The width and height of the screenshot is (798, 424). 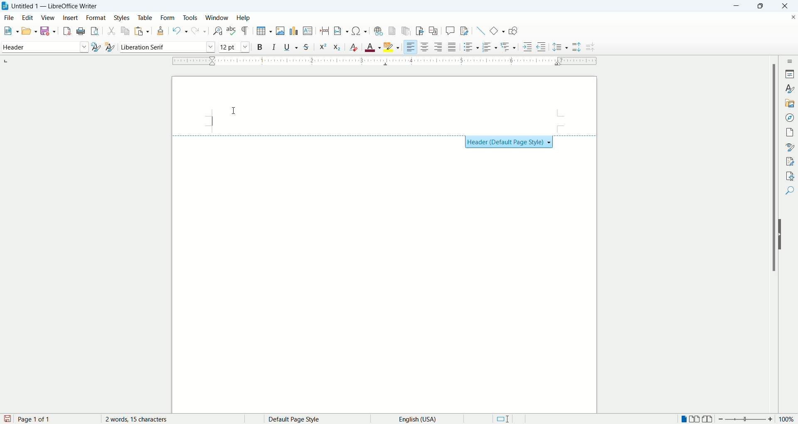 What do you see at coordinates (391, 32) in the screenshot?
I see `insert footnote` at bounding box center [391, 32].